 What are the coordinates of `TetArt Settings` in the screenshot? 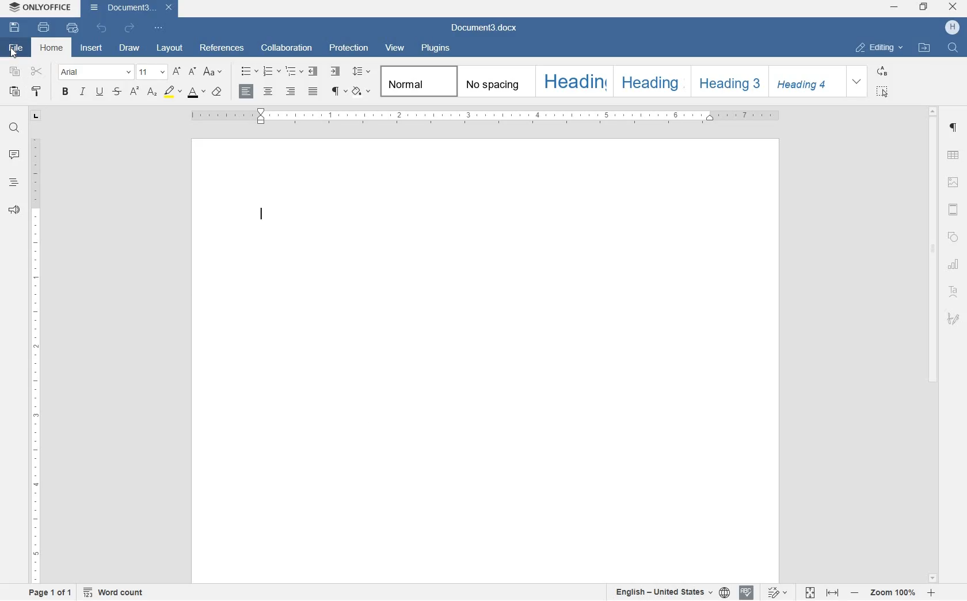 It's located at (954, 291).